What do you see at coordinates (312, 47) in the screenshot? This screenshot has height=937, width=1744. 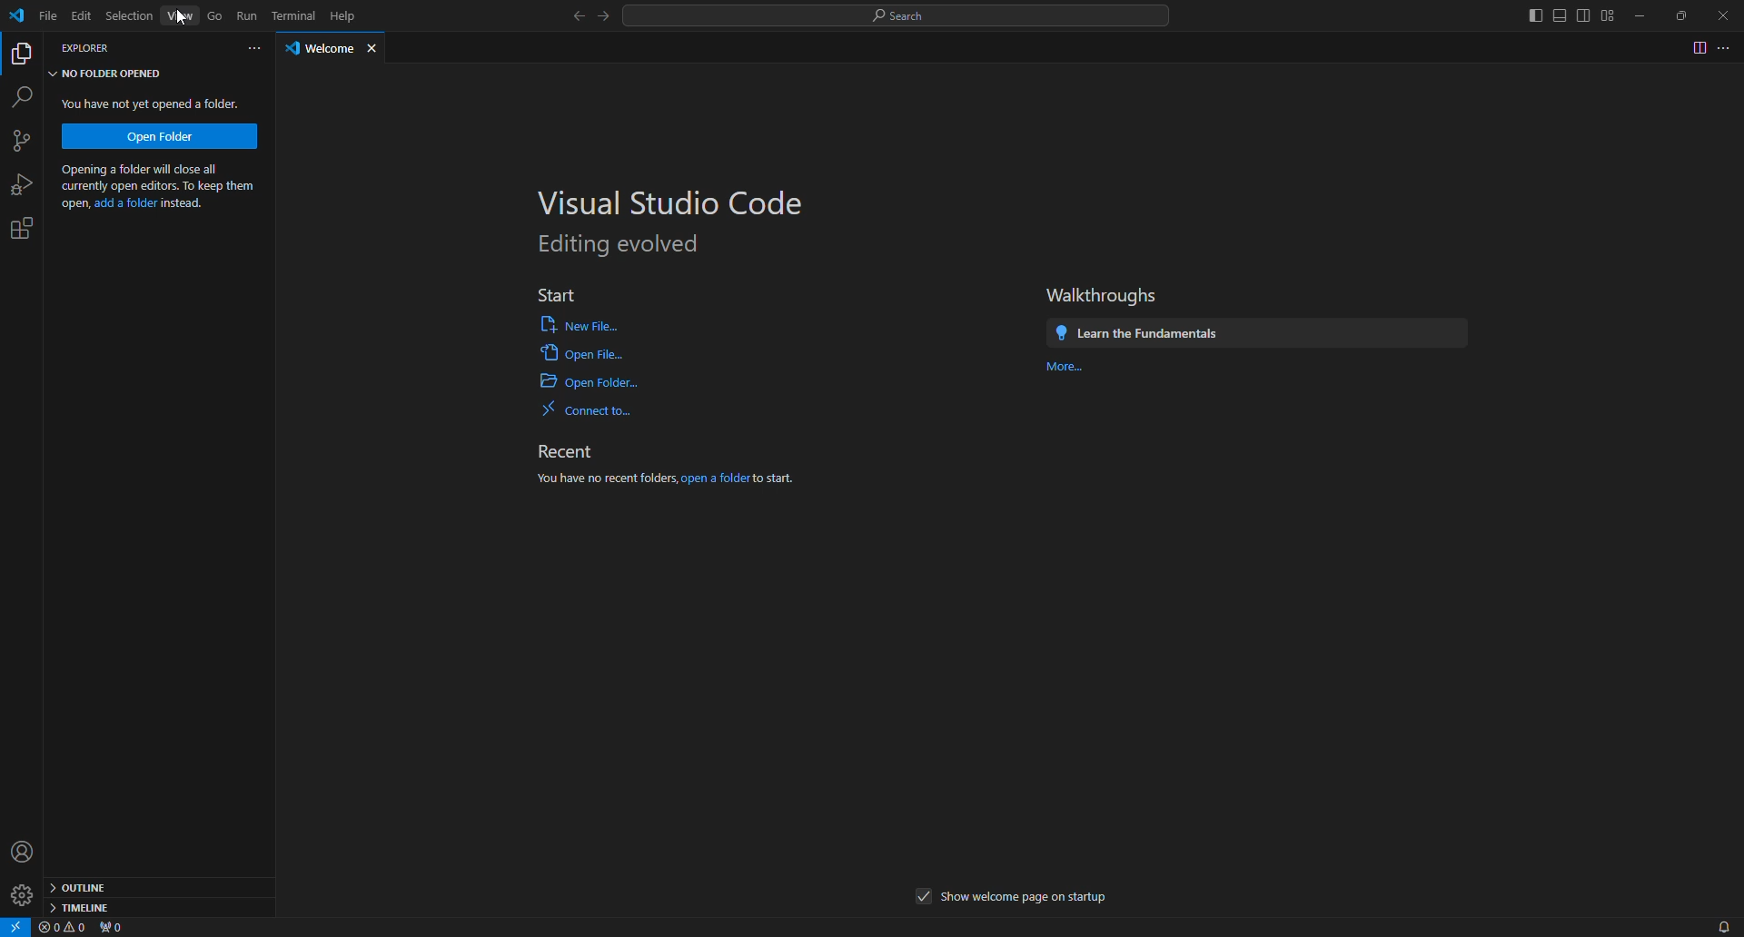 I see `welcome` at bounding box center [312, 47].